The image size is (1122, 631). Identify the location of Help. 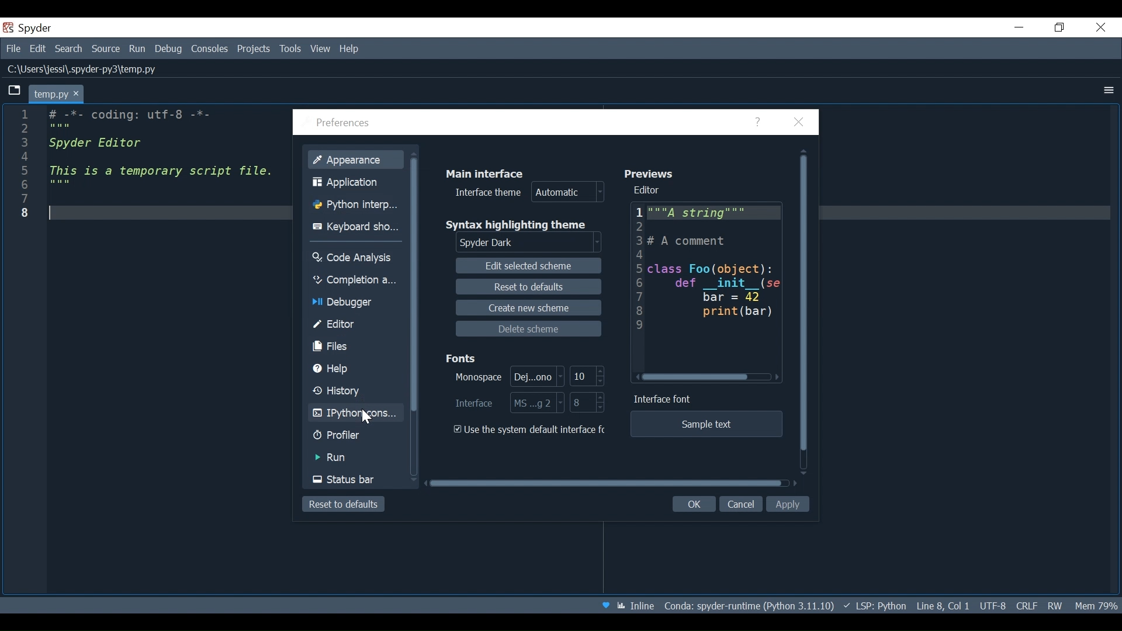
(348, 369).